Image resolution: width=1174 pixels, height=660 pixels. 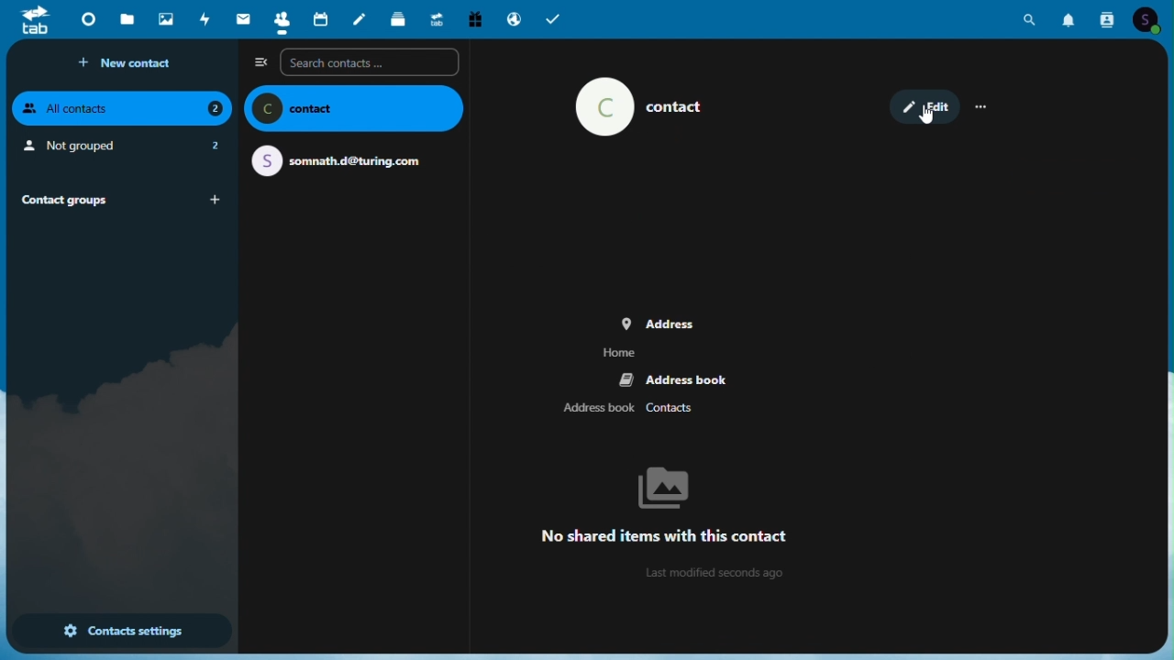 What do you see at coordinates (986, 109) in the screenshot?
I see `more` at bounding box center [986, 109].